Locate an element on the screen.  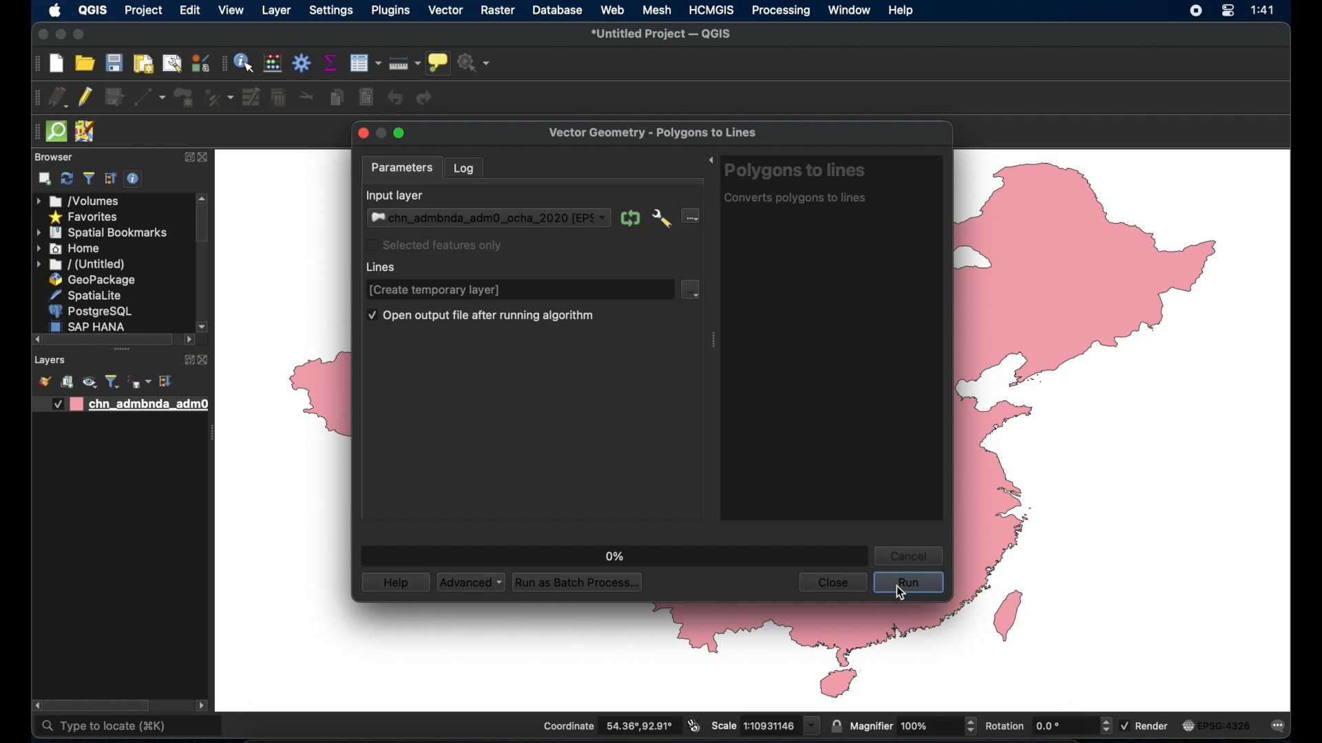
scrol lleft arrow is located at coordinates (188, 341).